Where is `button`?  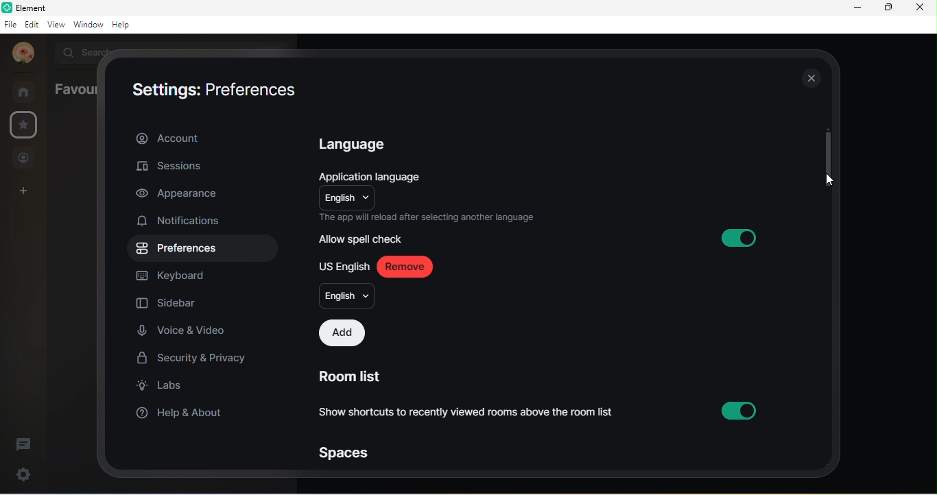
button is located at coordinates (741, 409).